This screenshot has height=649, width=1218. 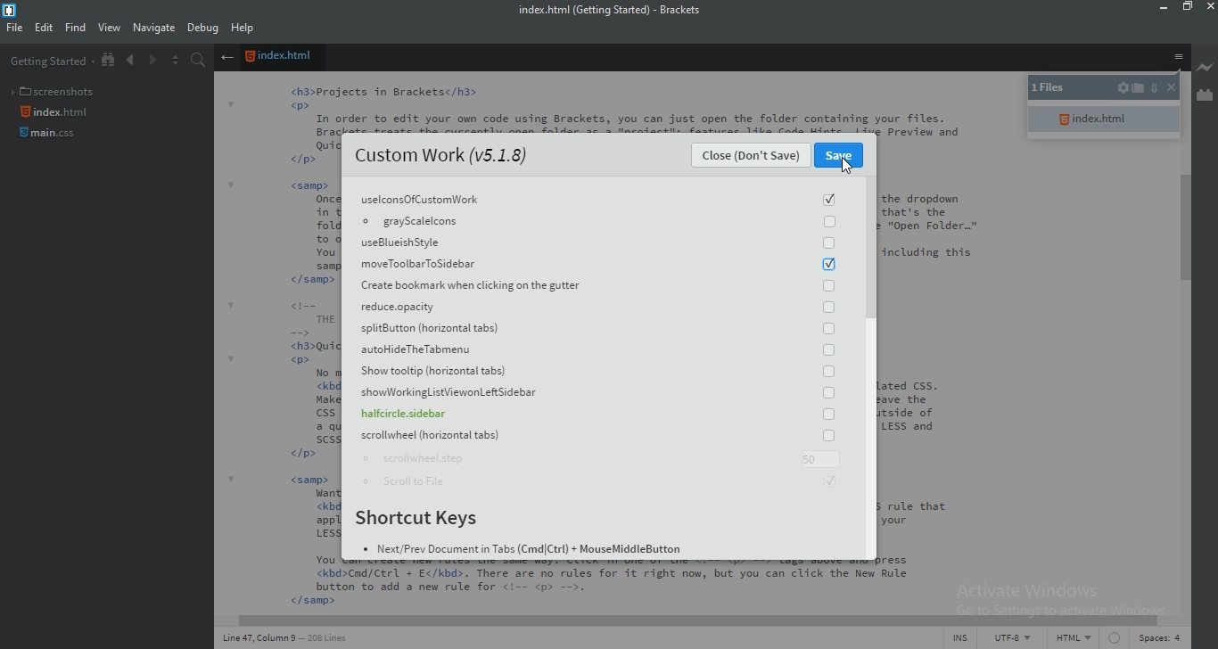 What do you see at coordinates (297, 640) in the screenshot?
I see `live code data` at bounding box center [297, 640].